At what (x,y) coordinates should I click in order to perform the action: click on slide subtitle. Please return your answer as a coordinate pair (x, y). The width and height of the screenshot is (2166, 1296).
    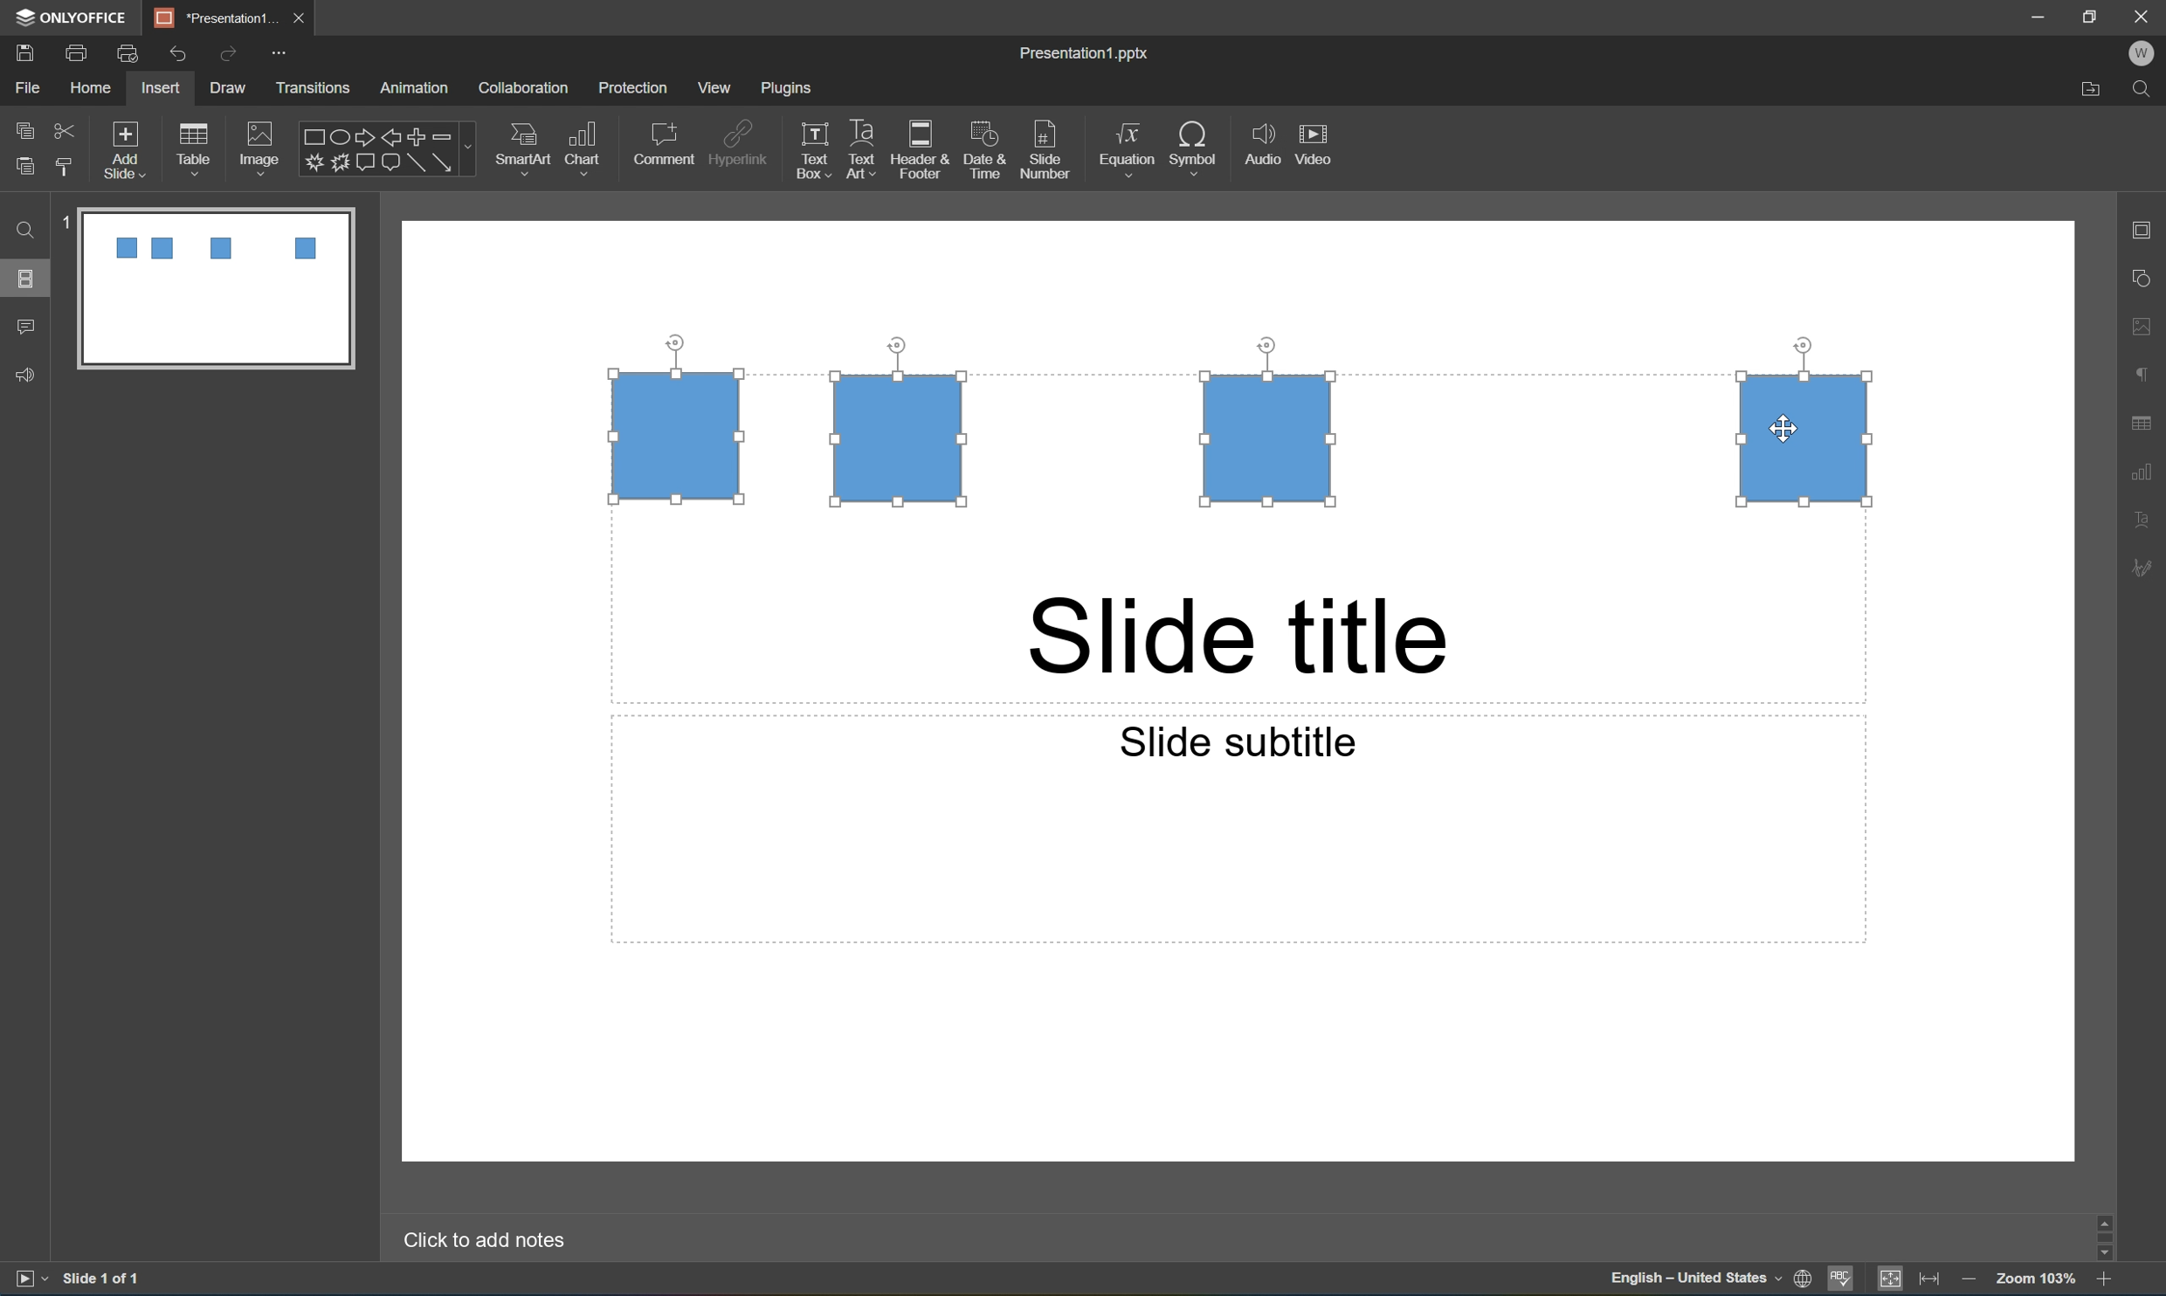
    Looking at the image, I should click on (1236, 741).